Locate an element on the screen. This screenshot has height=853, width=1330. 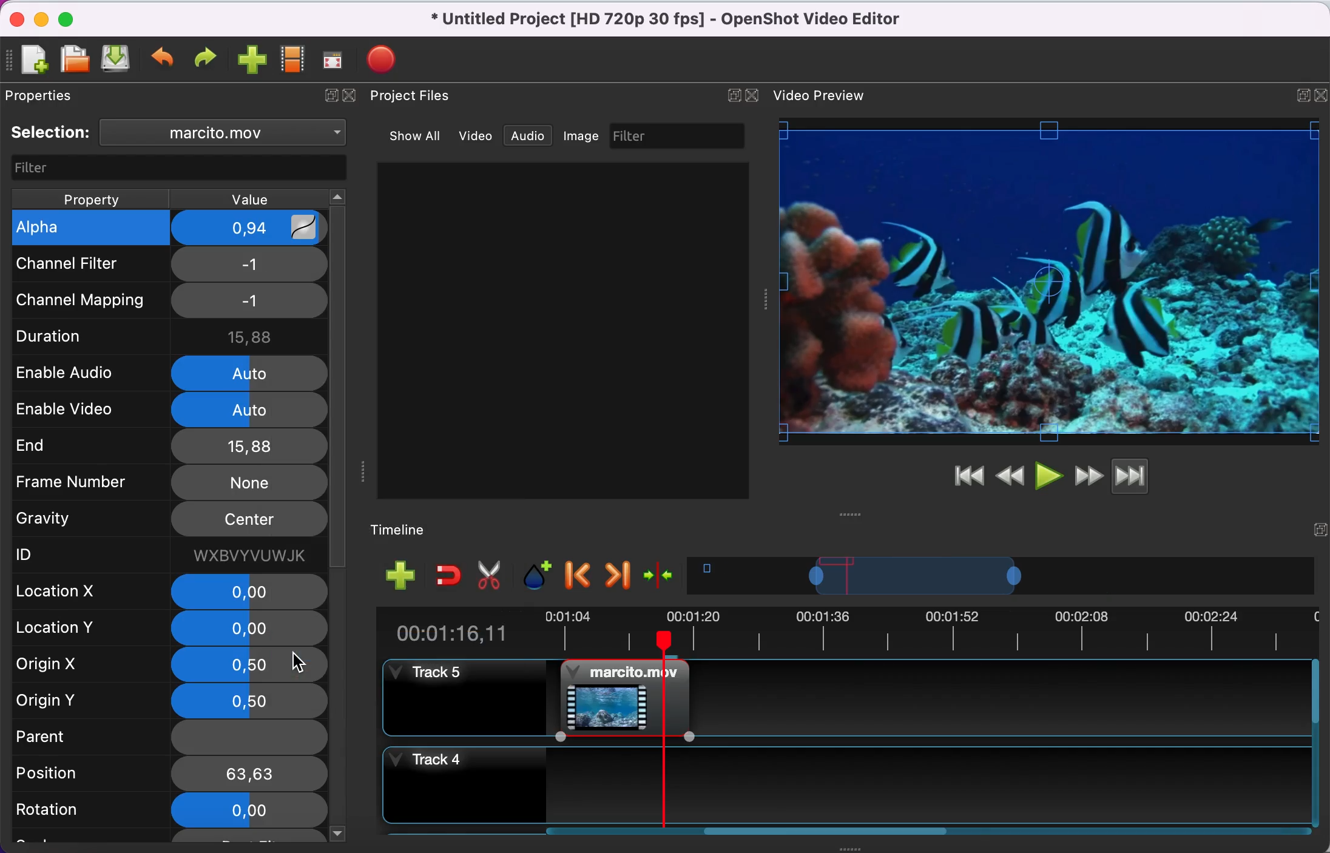
Channel Mapping is located at coordinates (80, 300).